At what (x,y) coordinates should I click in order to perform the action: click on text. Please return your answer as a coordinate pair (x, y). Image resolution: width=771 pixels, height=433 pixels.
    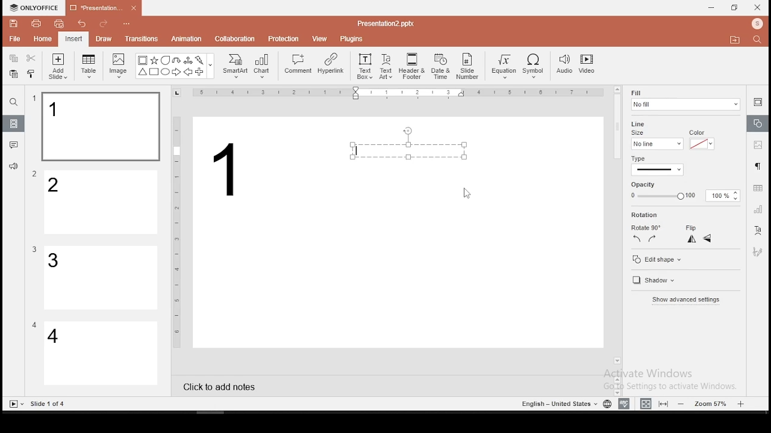
    Looking at the image, I should click on (234, 174).